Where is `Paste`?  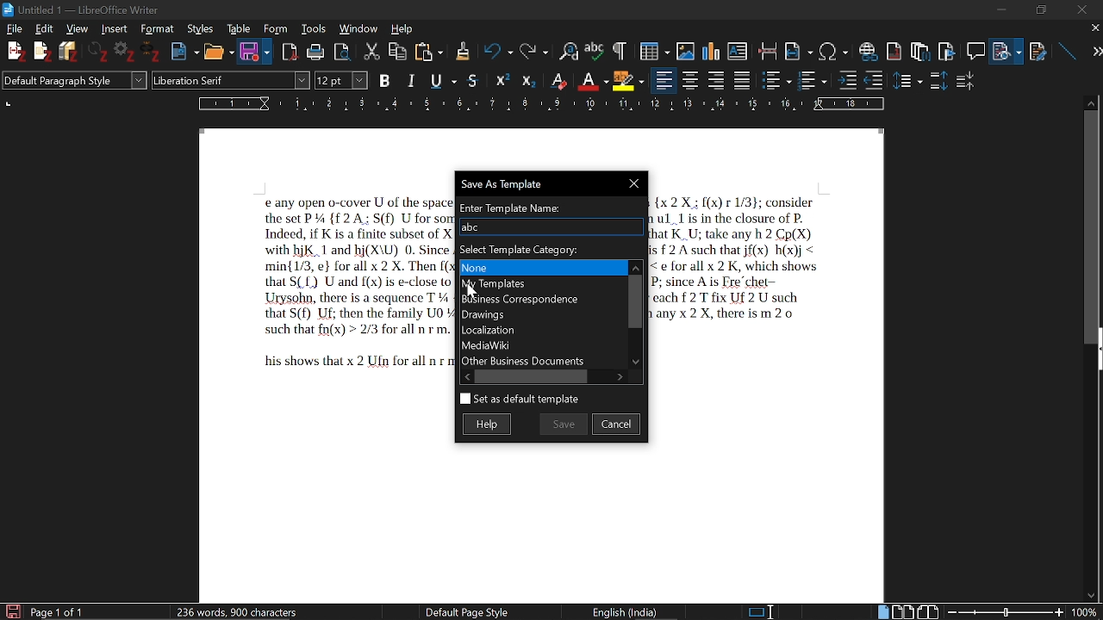 Paste is located at coordinates (430, 51).